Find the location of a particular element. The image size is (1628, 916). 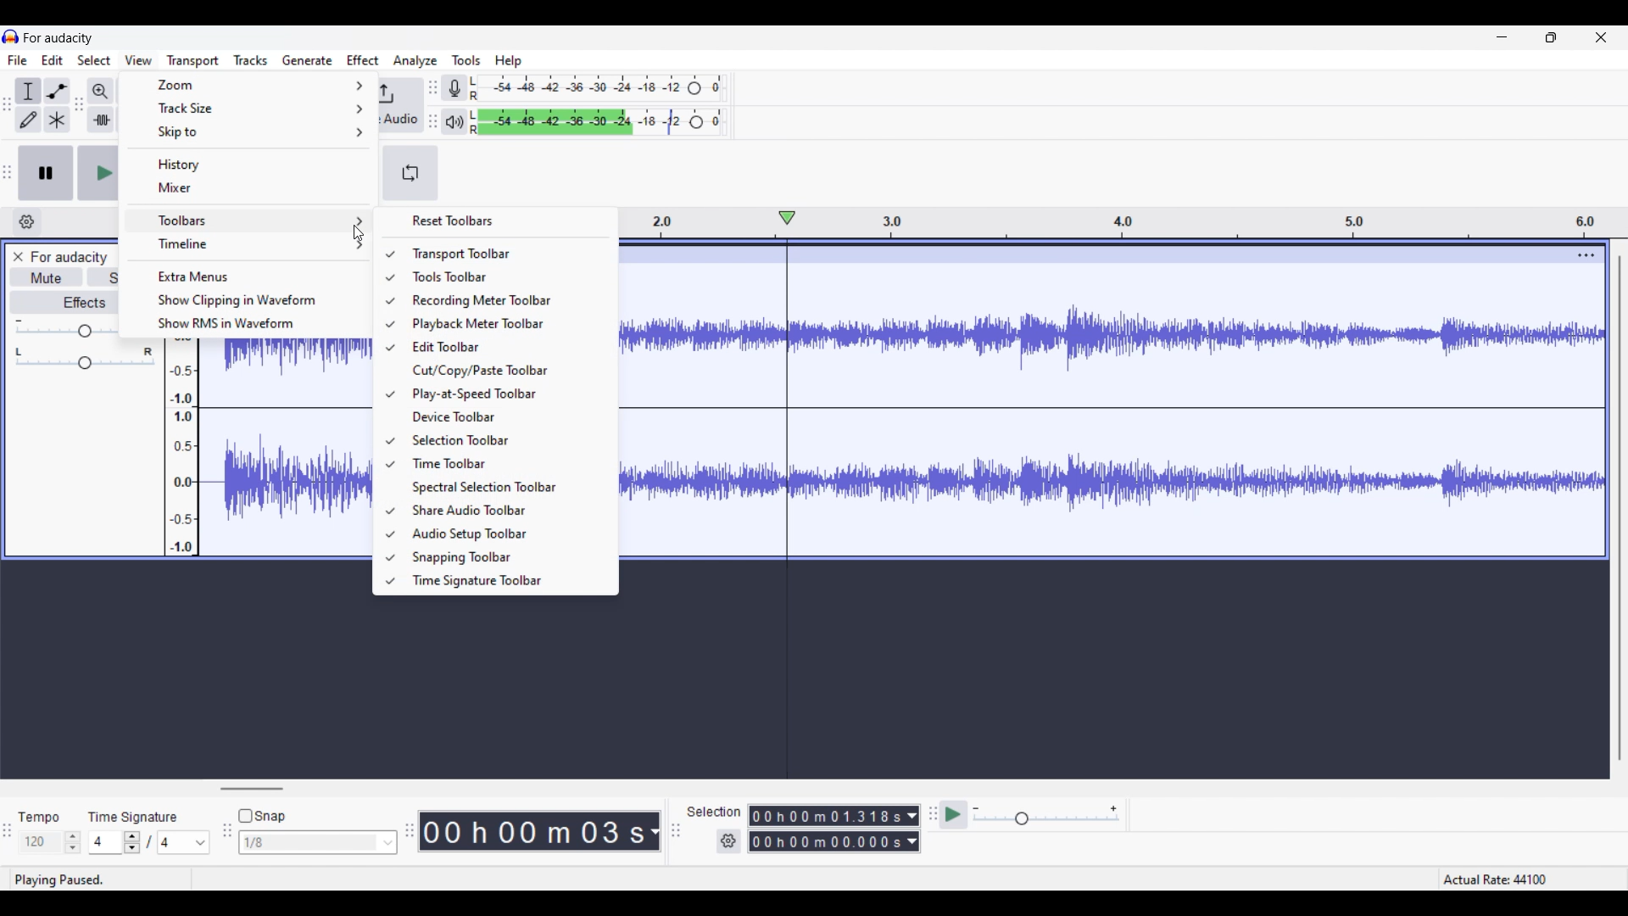

Play at speed toolbar is located at coordinates (505, 394).